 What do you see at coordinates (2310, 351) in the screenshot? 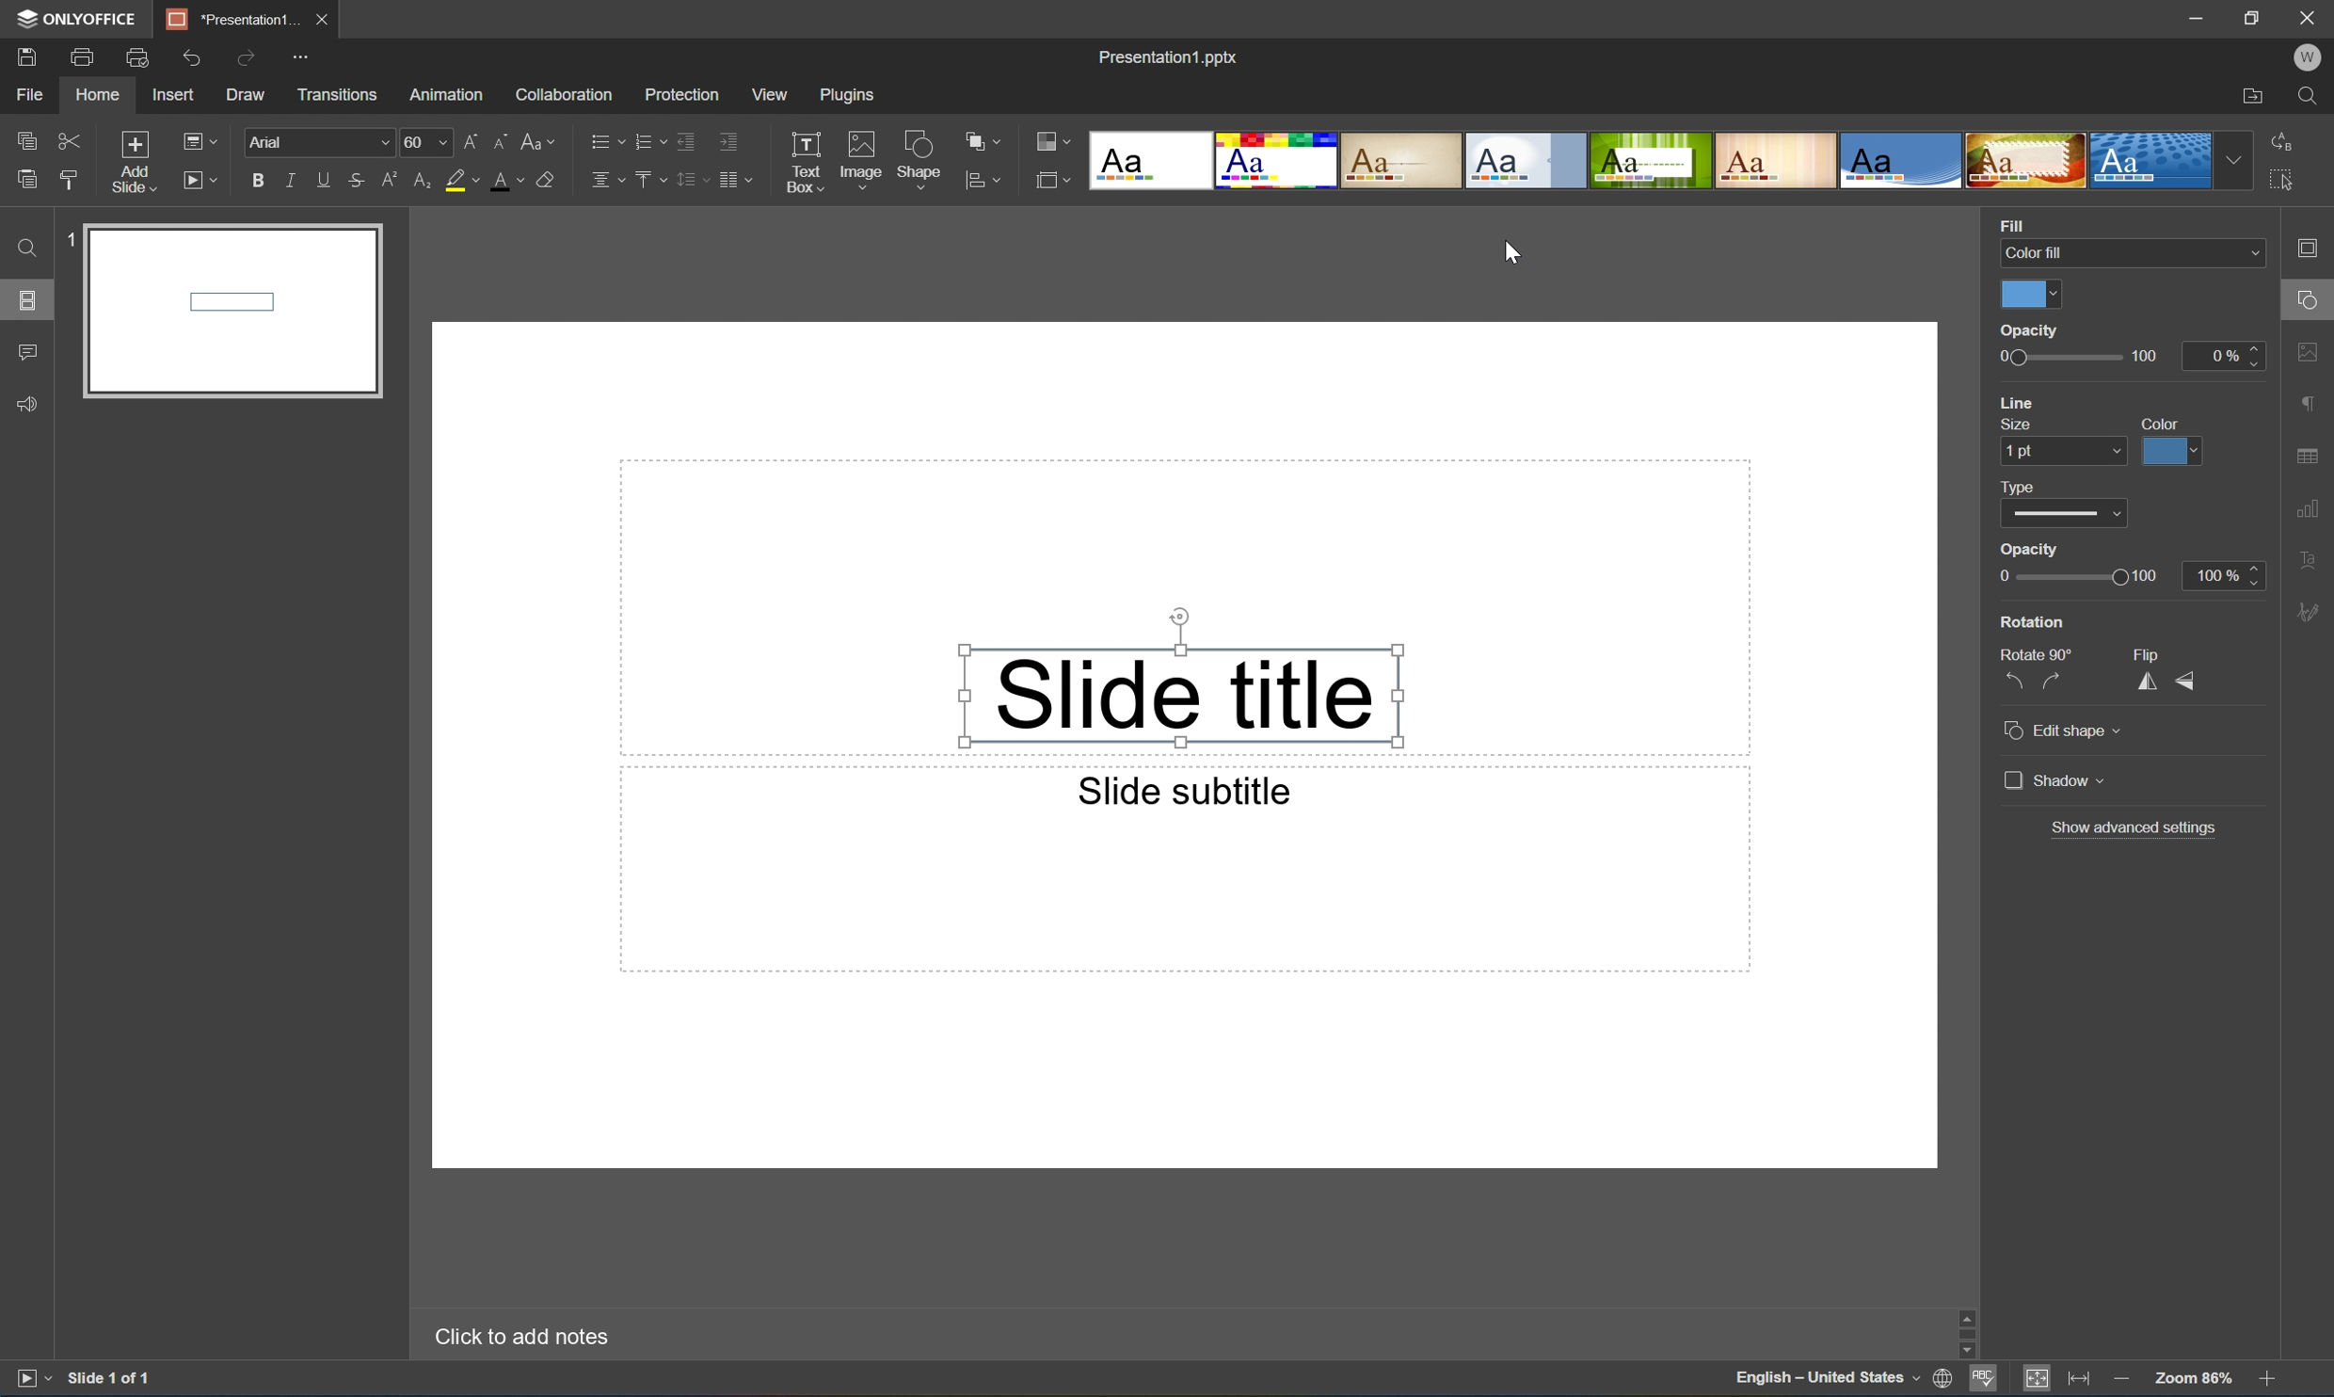
I see `image settings` at bounding box center [2310, 351].